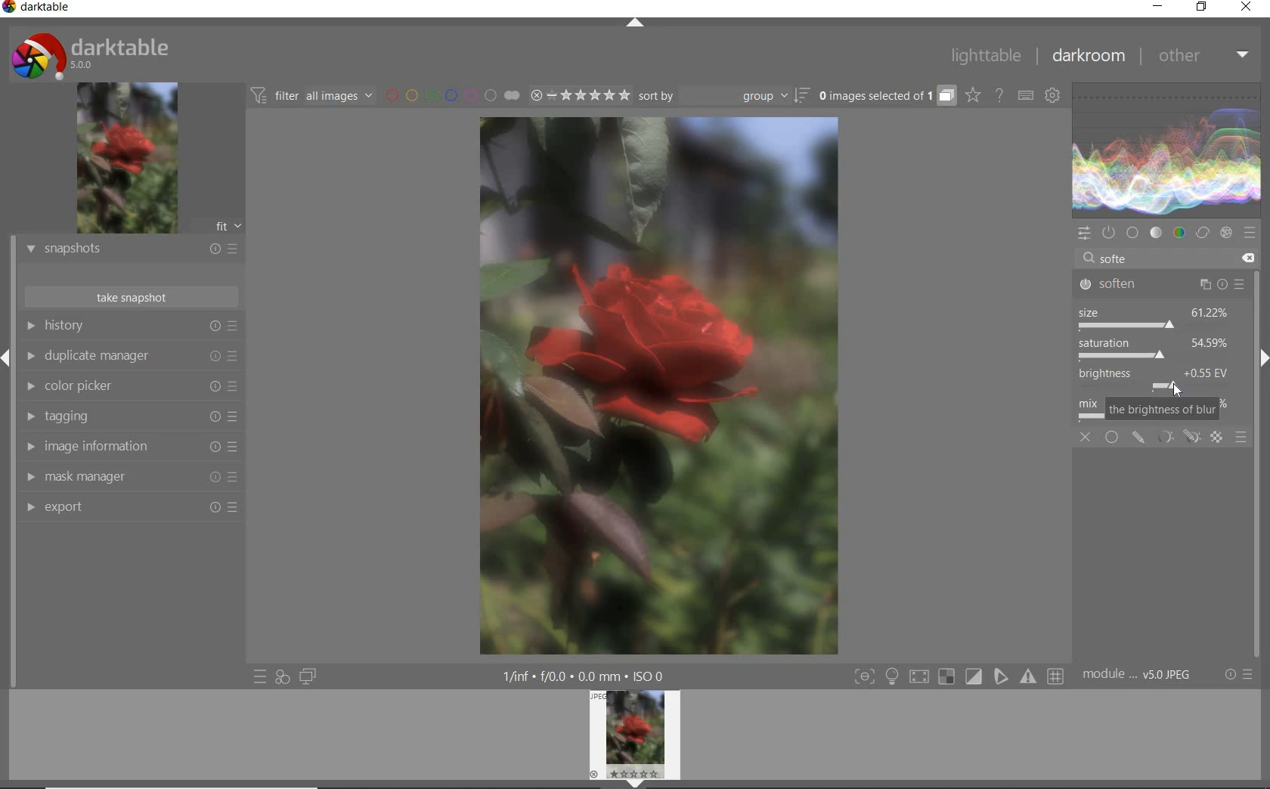 The image size is (1270, 789). Describe the element at coordinates (1112, 437) in the screenshot. I see `uniformly` at that location.